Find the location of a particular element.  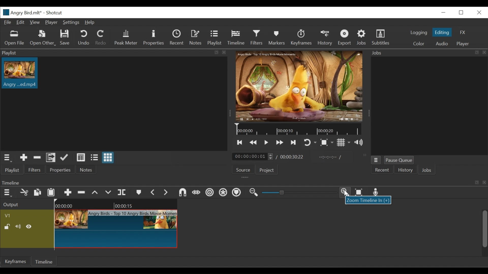

In point is located at coordinates (330, 157).